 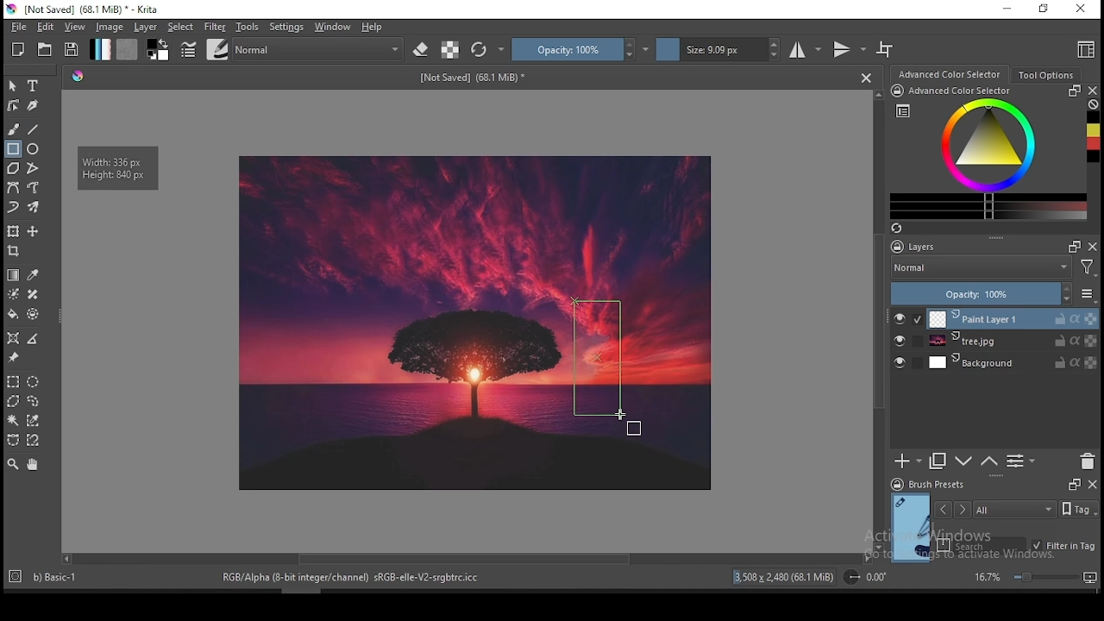 What do you see at coordinates (1013, 363) in the screenshot?
I see `layer` at bounding box center [1013, 363].